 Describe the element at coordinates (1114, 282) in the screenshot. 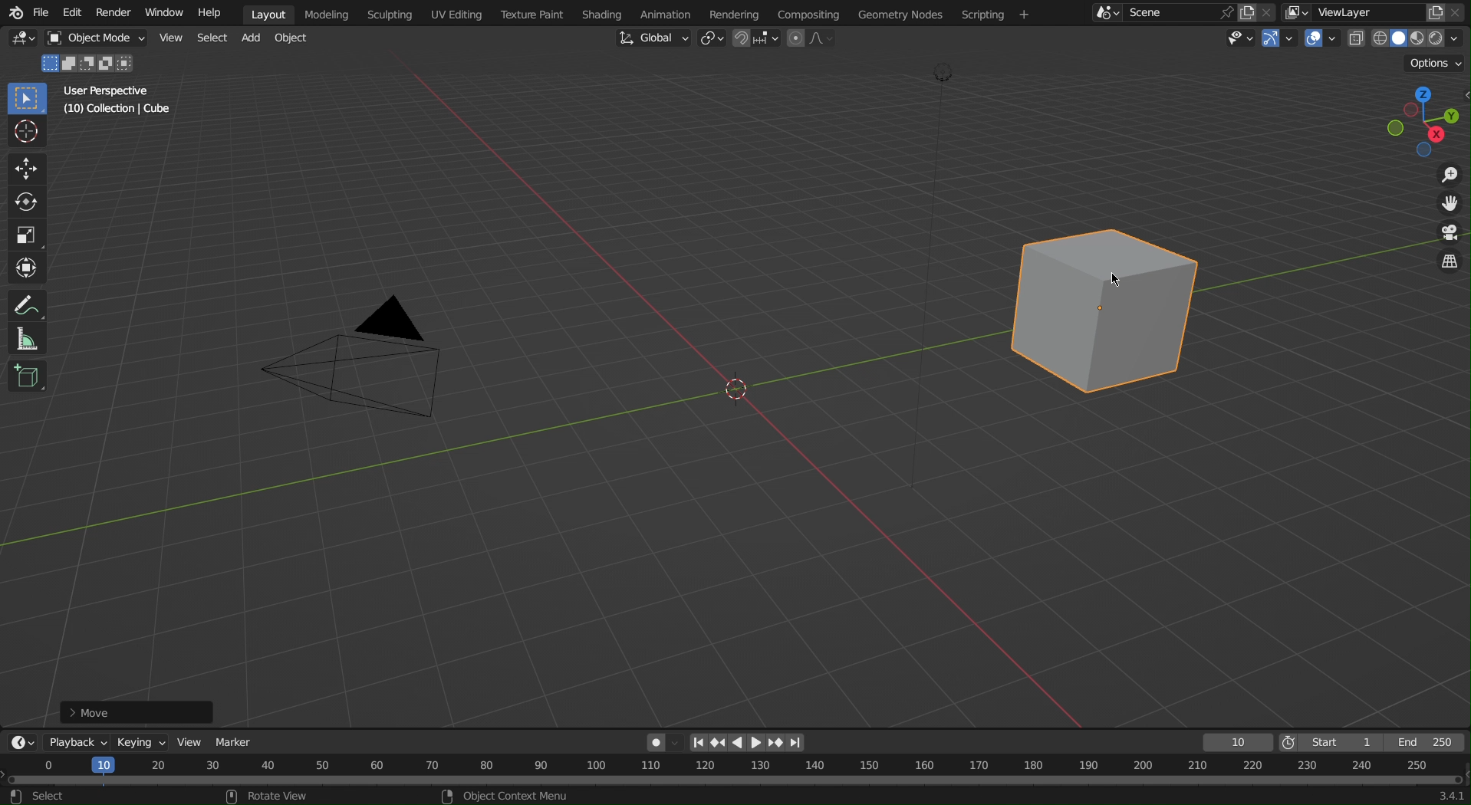

I see `Cursor` at that location.